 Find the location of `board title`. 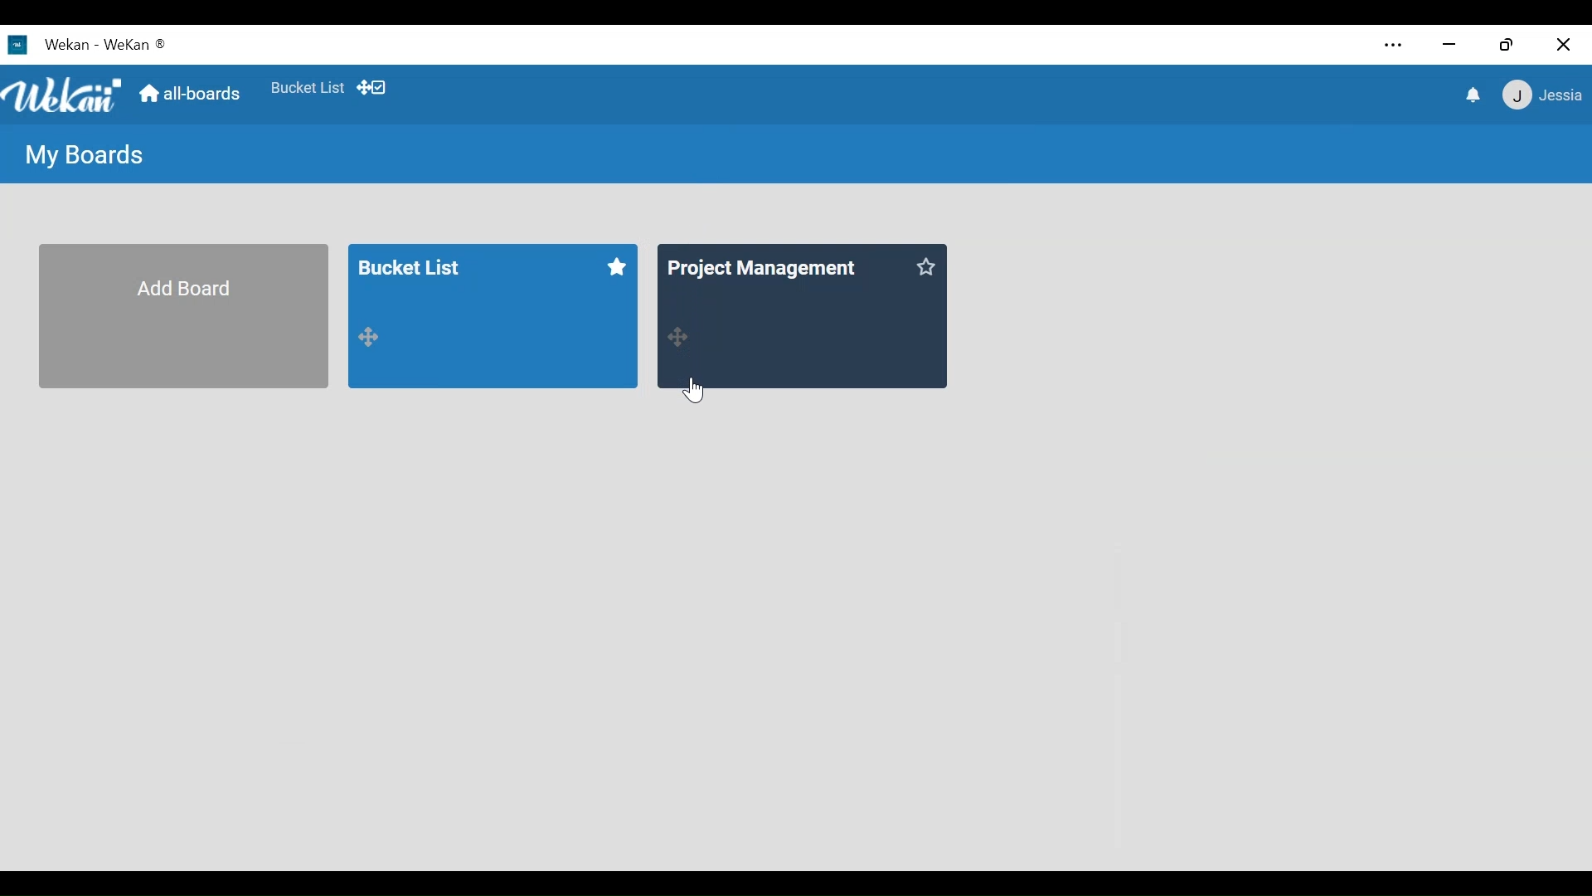

board title is located at coordinates (764, 262).